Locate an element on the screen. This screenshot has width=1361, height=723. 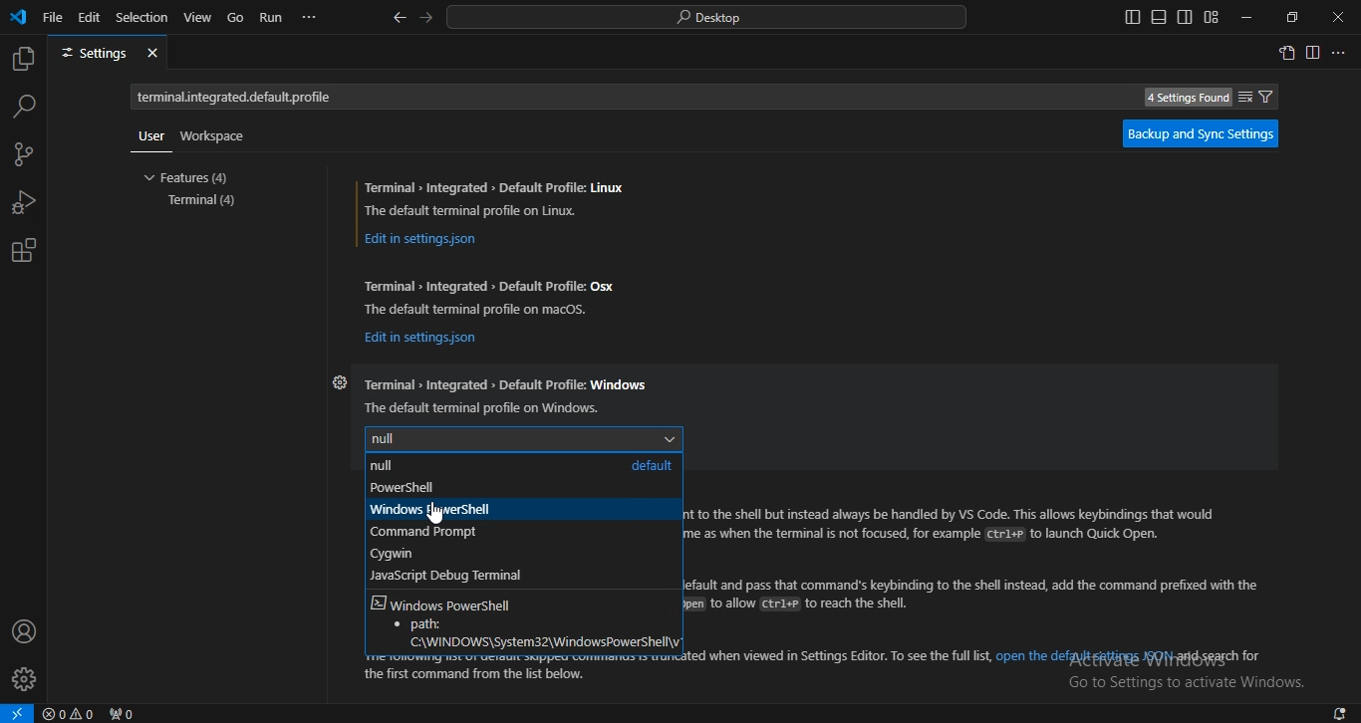
search is located at coordinates (26, 108).